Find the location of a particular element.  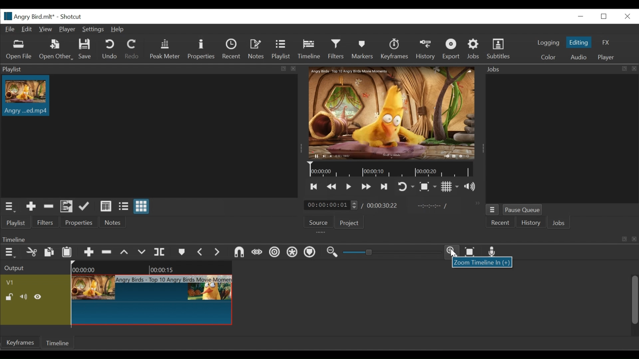

Toggle play or pause is located at coordinates (349, 187).